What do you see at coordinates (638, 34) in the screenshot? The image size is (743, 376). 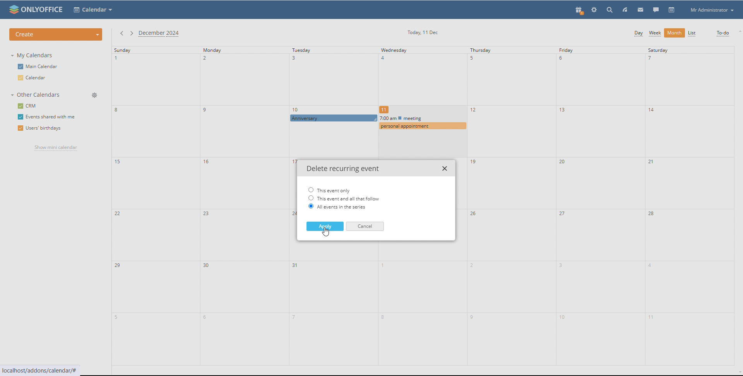 I see `day view` at bounding box center [638, 34].